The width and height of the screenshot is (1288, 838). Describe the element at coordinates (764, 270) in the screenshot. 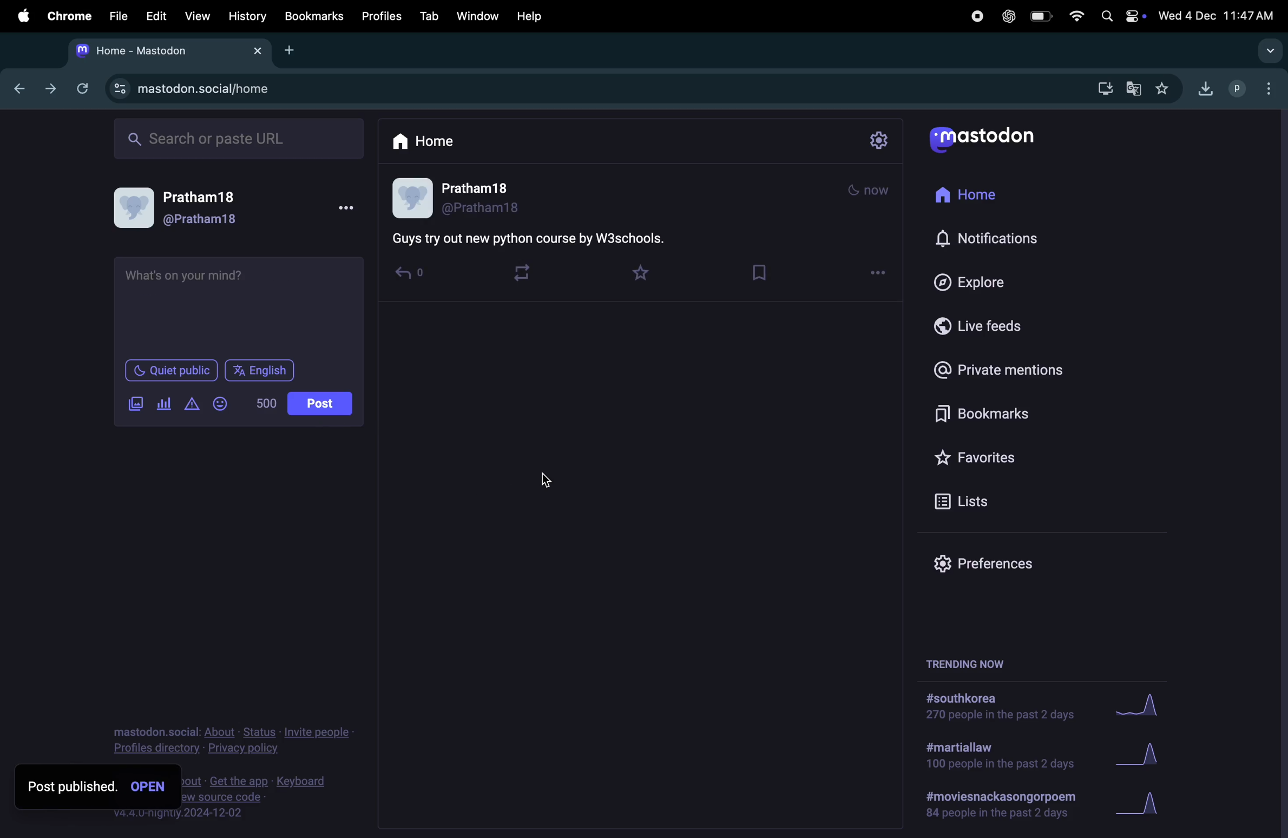

I see `bookmark` at that location.